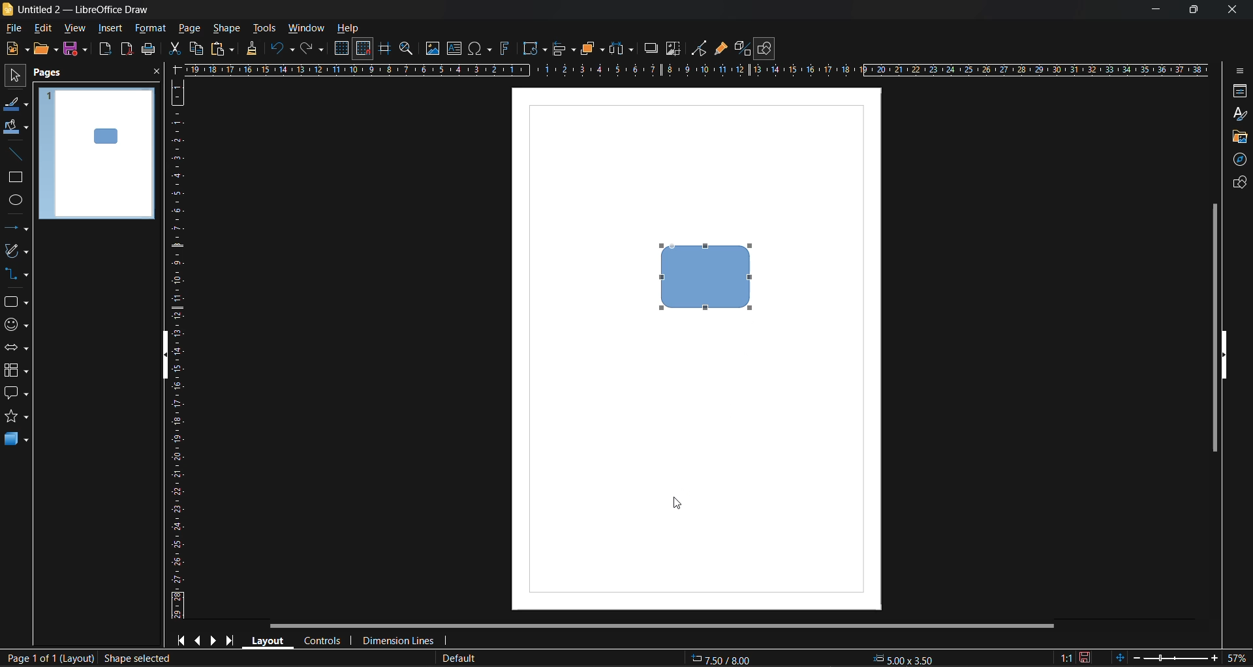  What do you see at coordinates (179, 640) in the screenshot?
I see `first` at bounding box center [179, 640].